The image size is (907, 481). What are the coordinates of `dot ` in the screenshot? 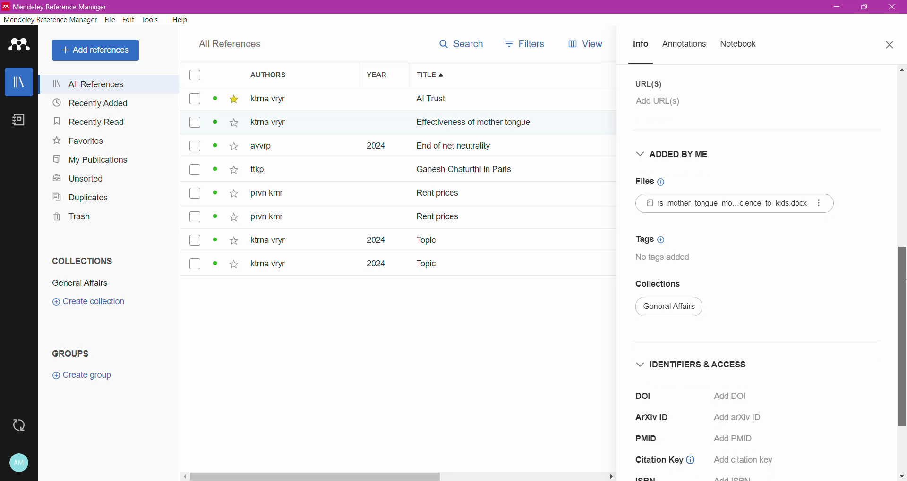 It's located at (215, 149).